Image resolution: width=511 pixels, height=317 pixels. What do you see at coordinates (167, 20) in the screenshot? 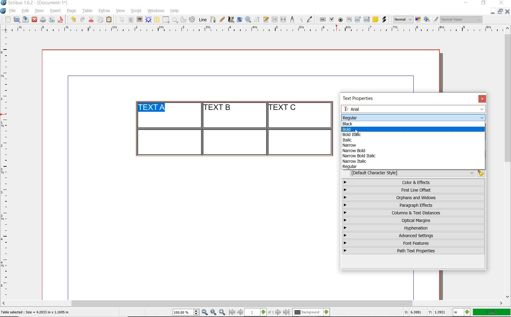
I see `shape` at bounding box center [167, 20].